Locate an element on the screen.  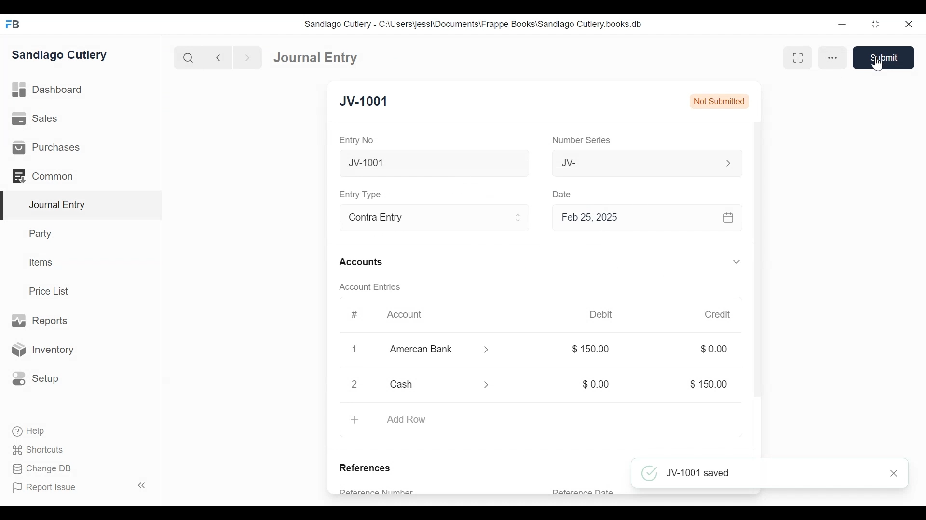
Navigate back is located at coordinates (218, 59).